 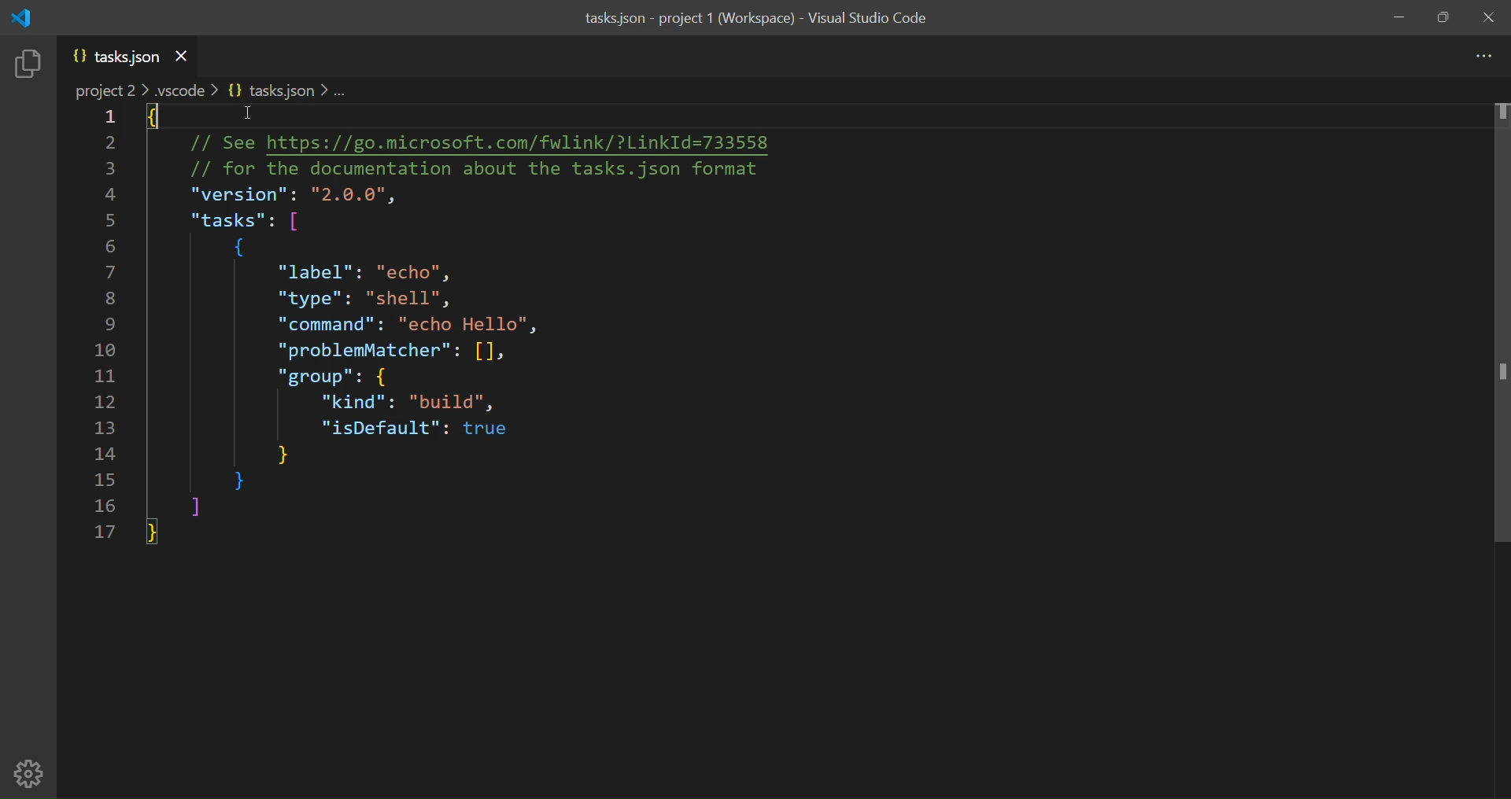 What do you see at coordinates (98, 326) in the screenshot?
I see `line number of code` at bounding box center [98, 326].